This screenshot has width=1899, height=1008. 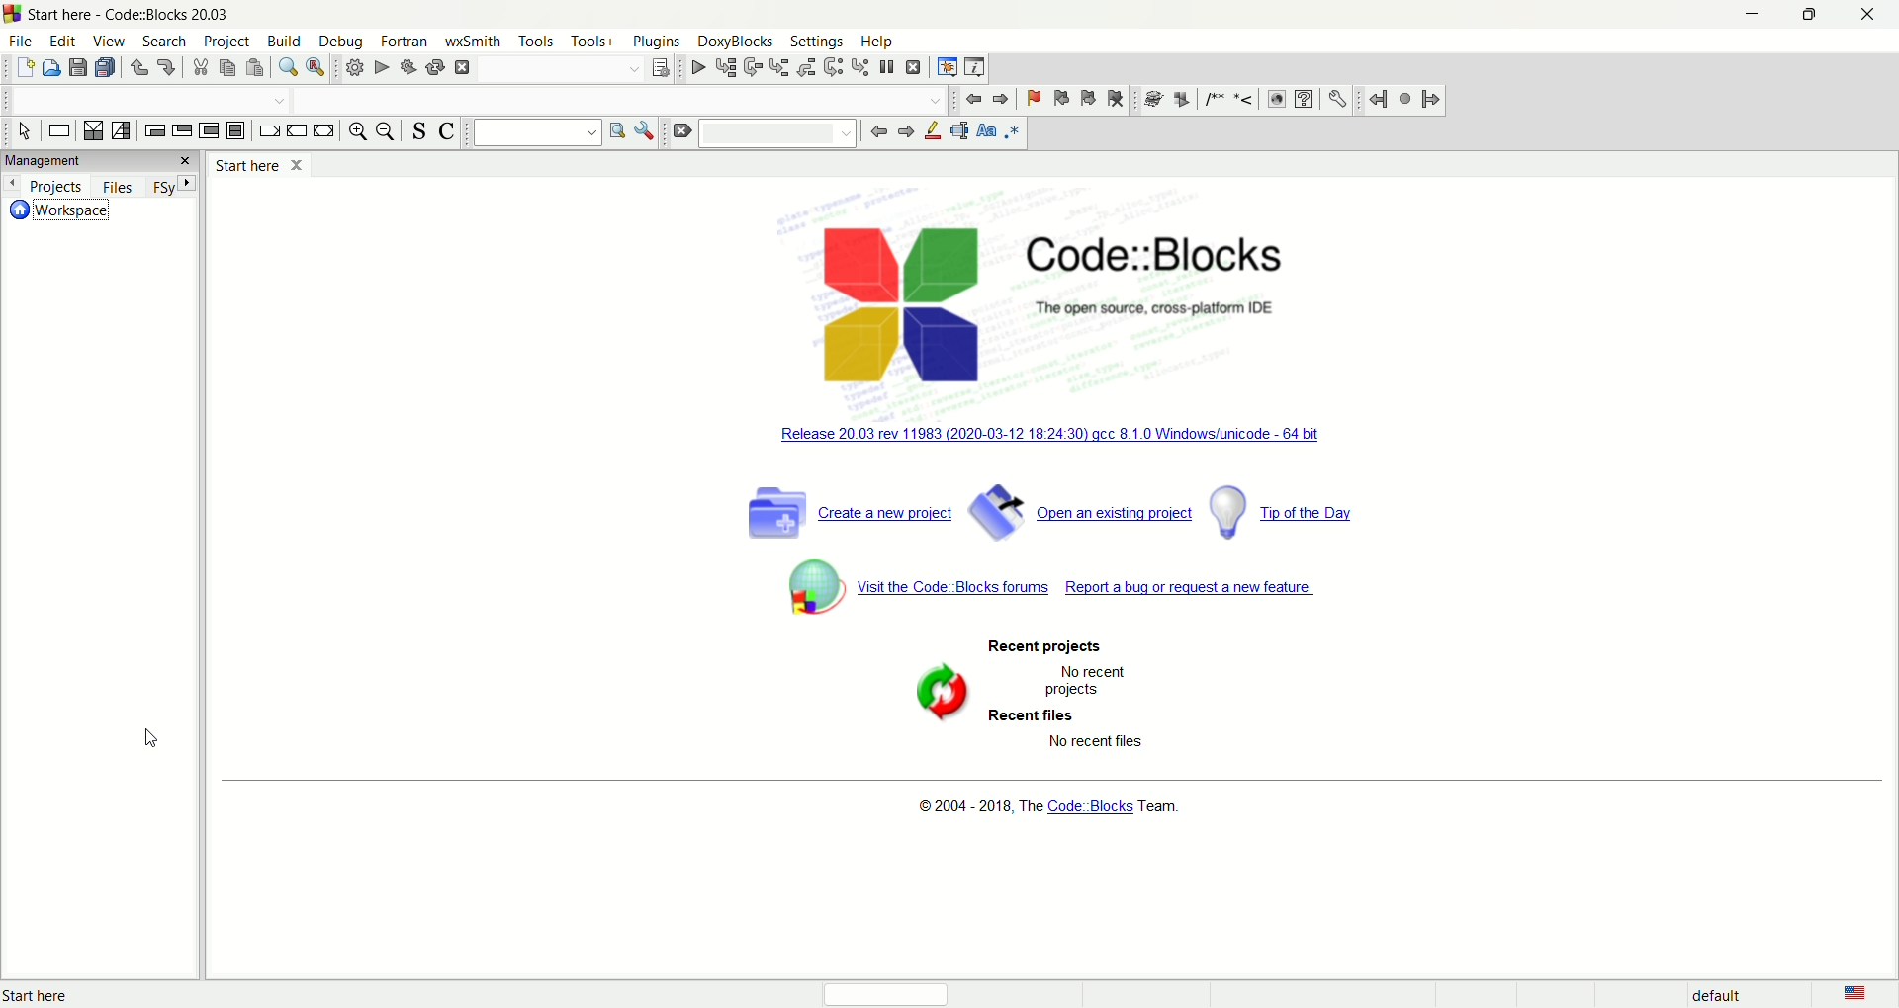 What do you see at coordinates (1403, 101) in the screenshot?
I see `last jump` at bounding box center [1403, 101].